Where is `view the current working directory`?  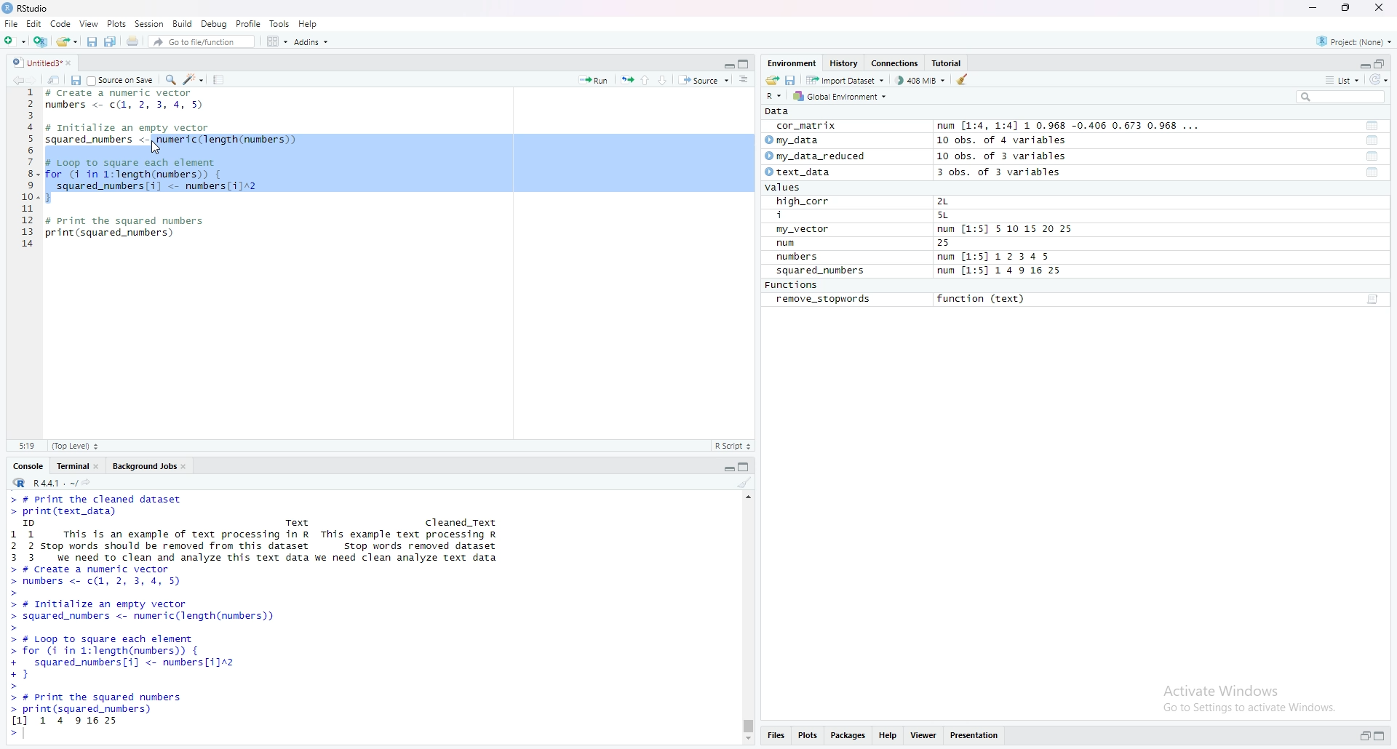
view the current working directory is located at coordinates (87, 481).